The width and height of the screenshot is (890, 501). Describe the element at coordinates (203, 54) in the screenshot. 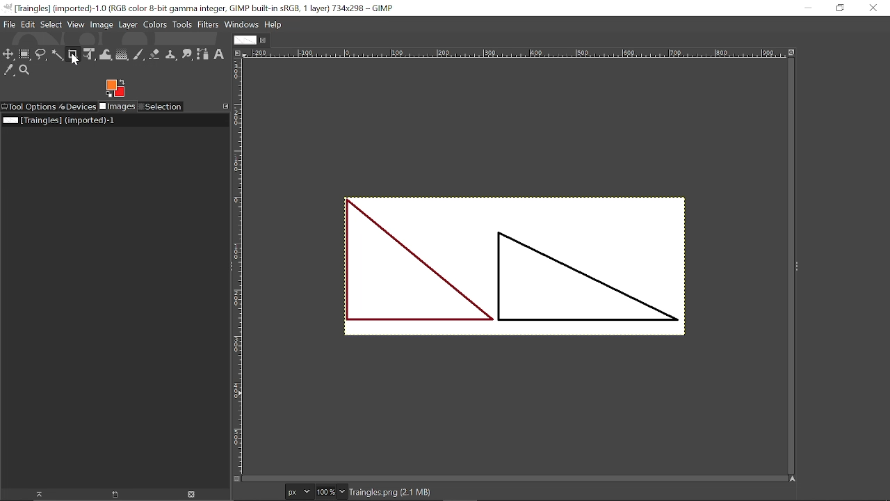

I see `Paths tool` at that location.